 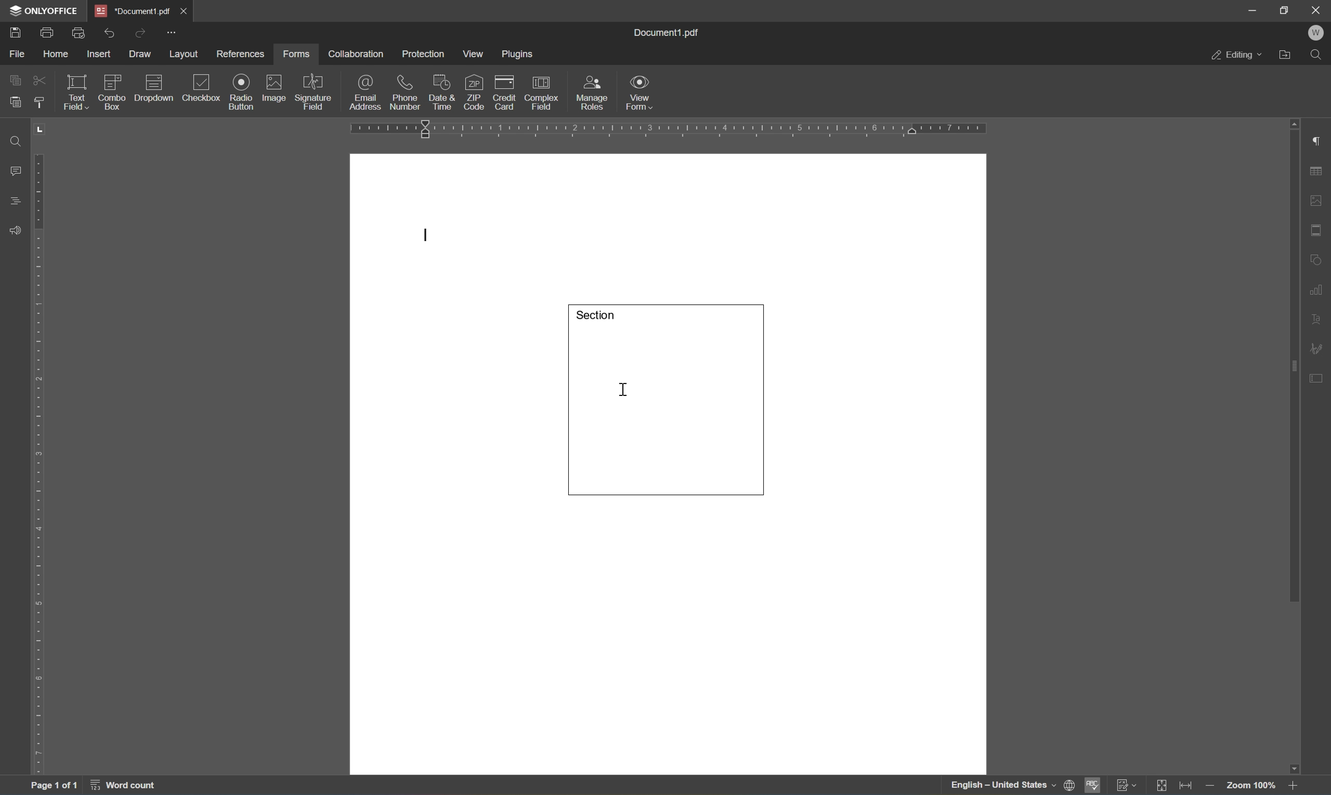 What do you see at coordinates (1319, 377) in the screenshot?
I see `form settings` at bounding box center [1319, 377].